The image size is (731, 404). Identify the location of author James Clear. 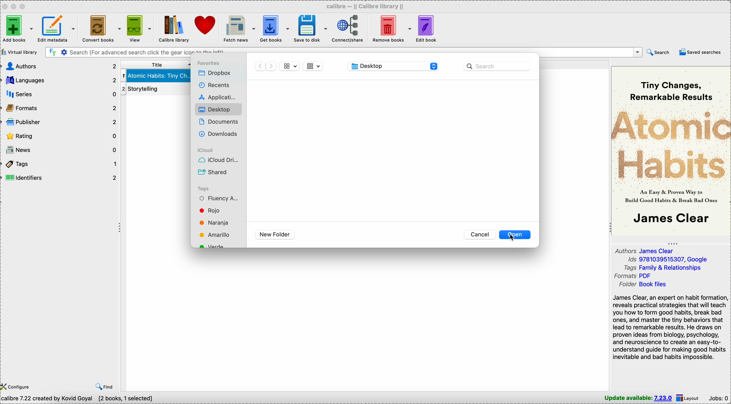
(644, 250).